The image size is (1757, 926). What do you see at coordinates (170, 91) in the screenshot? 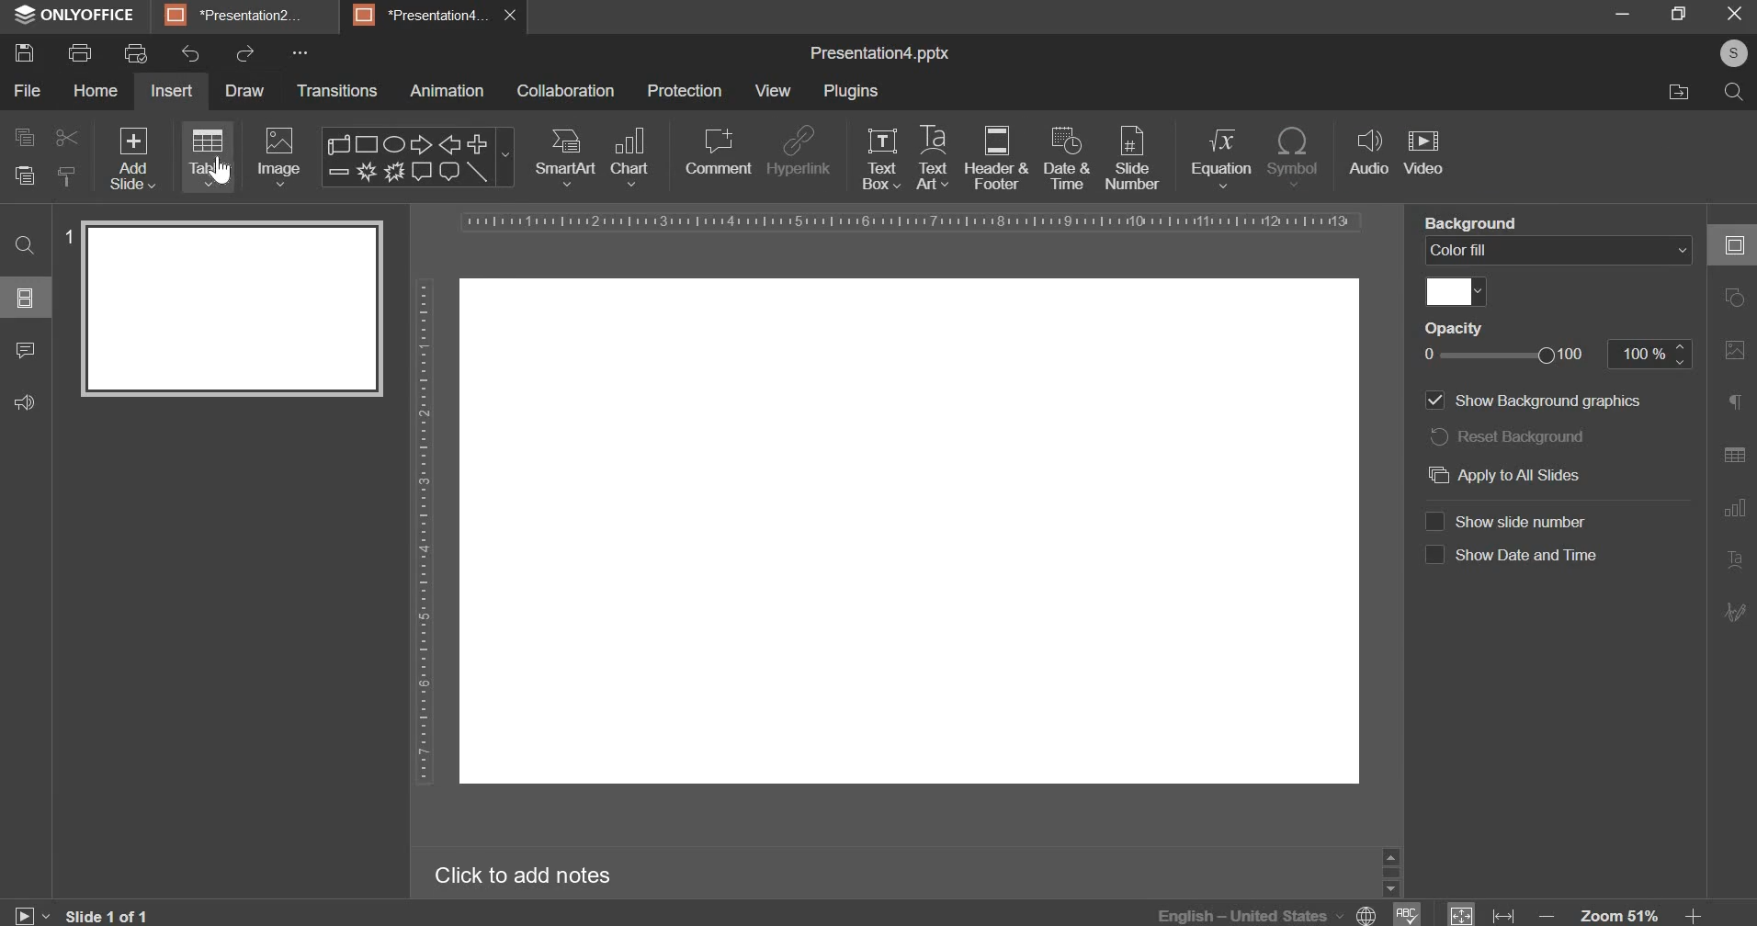
I see `insert` at bounding box center [170, 91].